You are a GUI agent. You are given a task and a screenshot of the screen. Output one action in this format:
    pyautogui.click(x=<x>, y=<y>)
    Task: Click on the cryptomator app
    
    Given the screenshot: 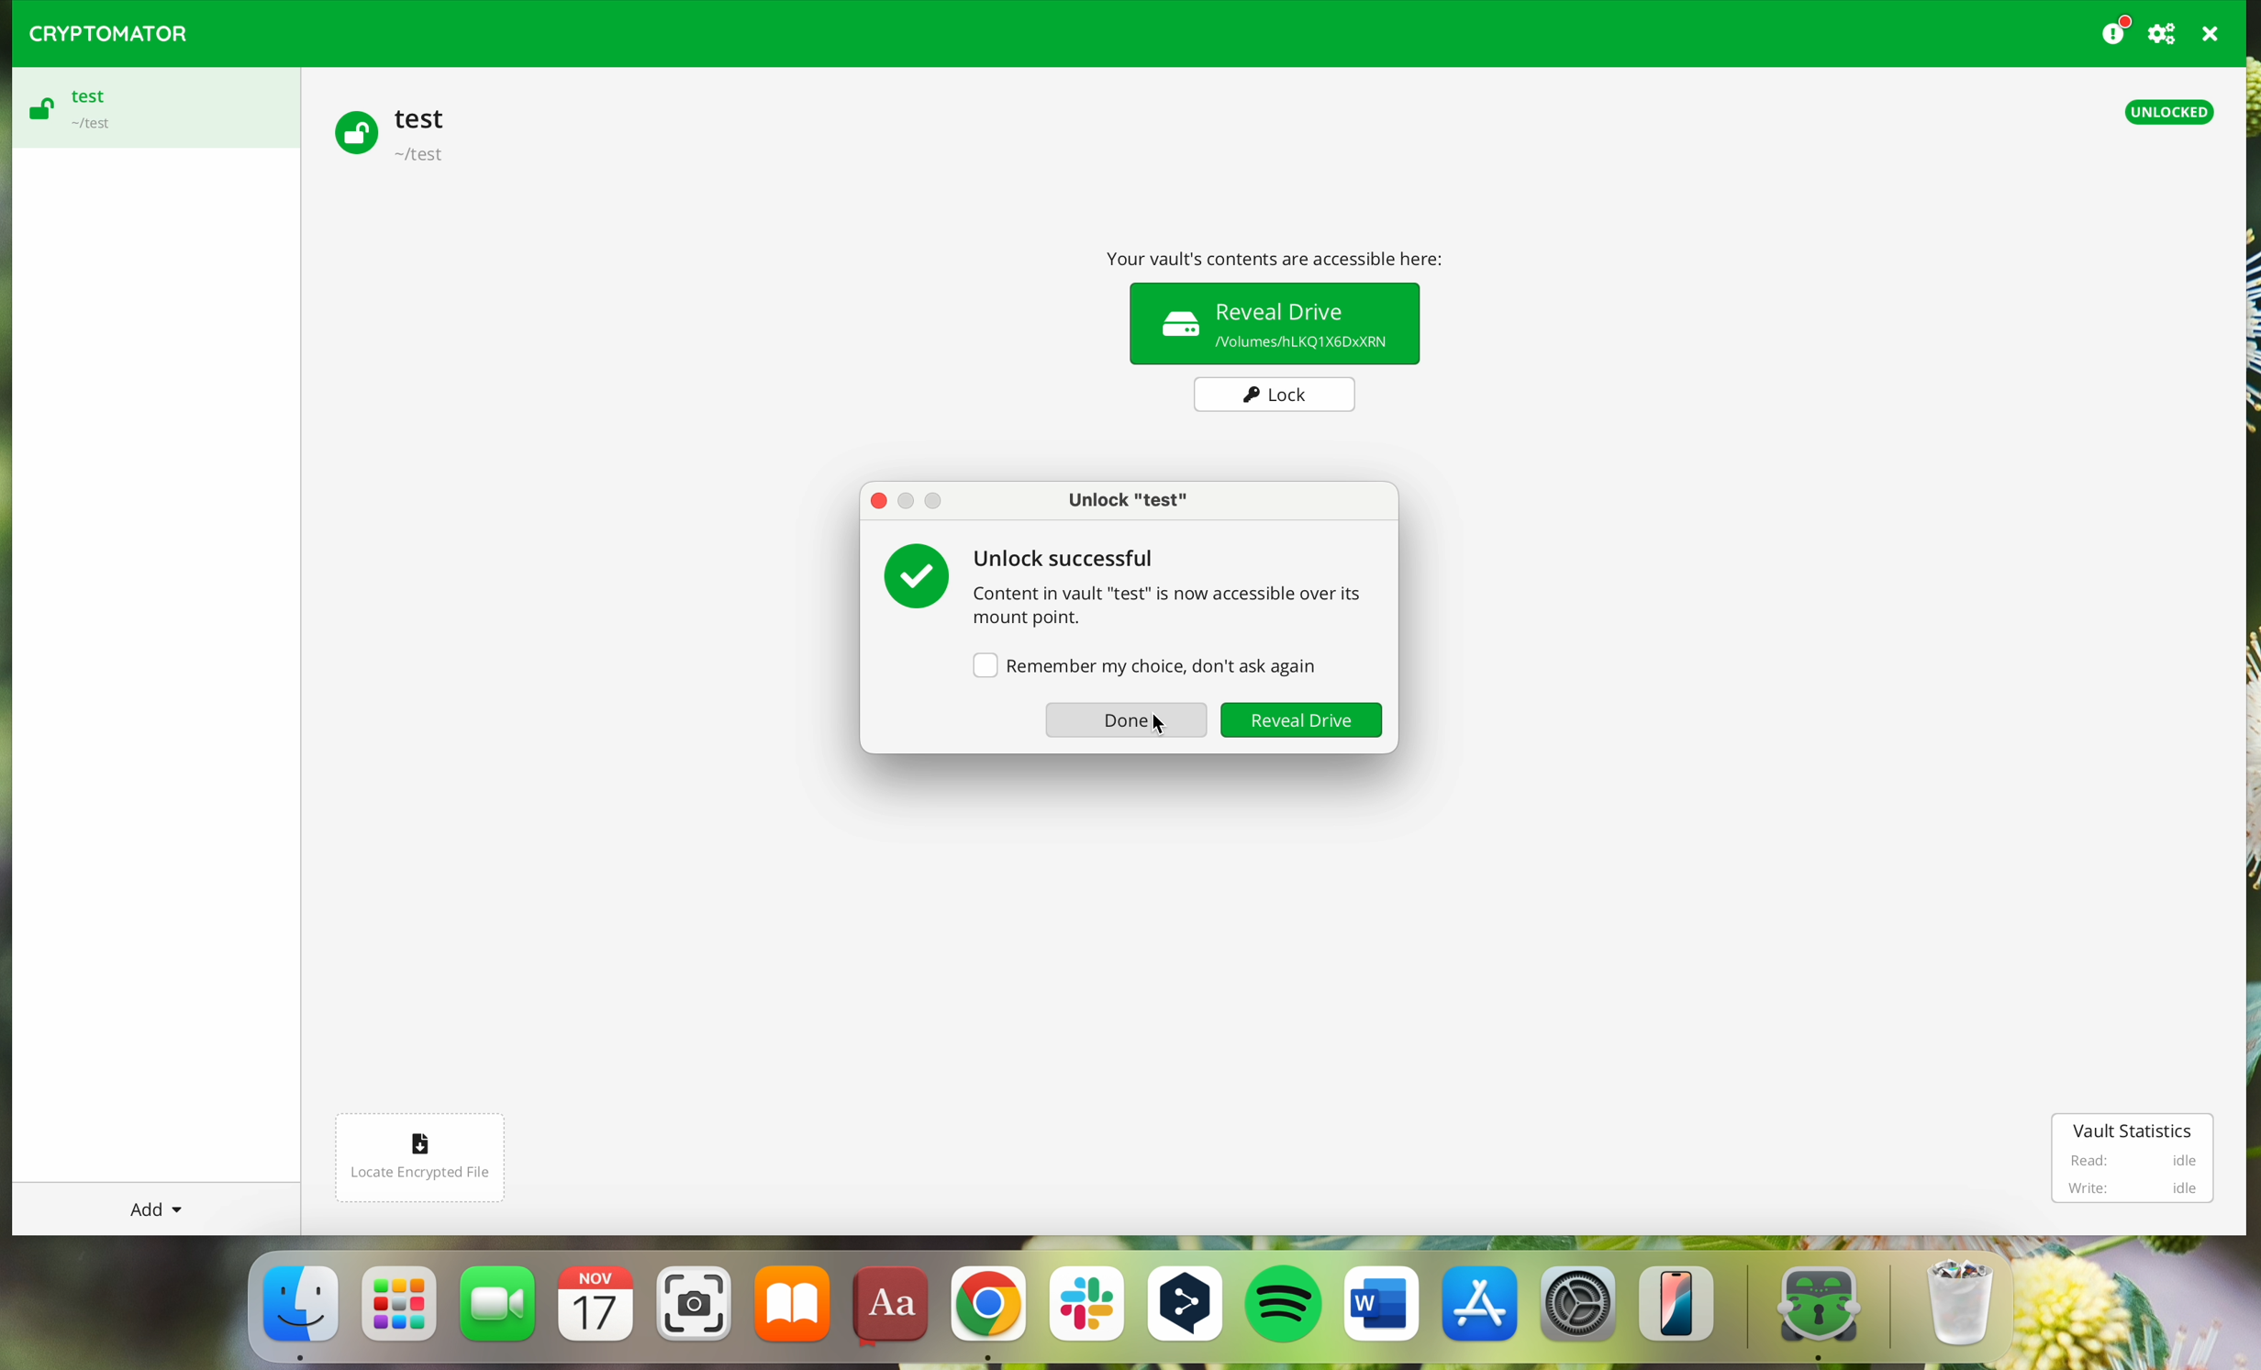 What is the action you would take?
    pyautogui.click(x=1806, y=1309)
    